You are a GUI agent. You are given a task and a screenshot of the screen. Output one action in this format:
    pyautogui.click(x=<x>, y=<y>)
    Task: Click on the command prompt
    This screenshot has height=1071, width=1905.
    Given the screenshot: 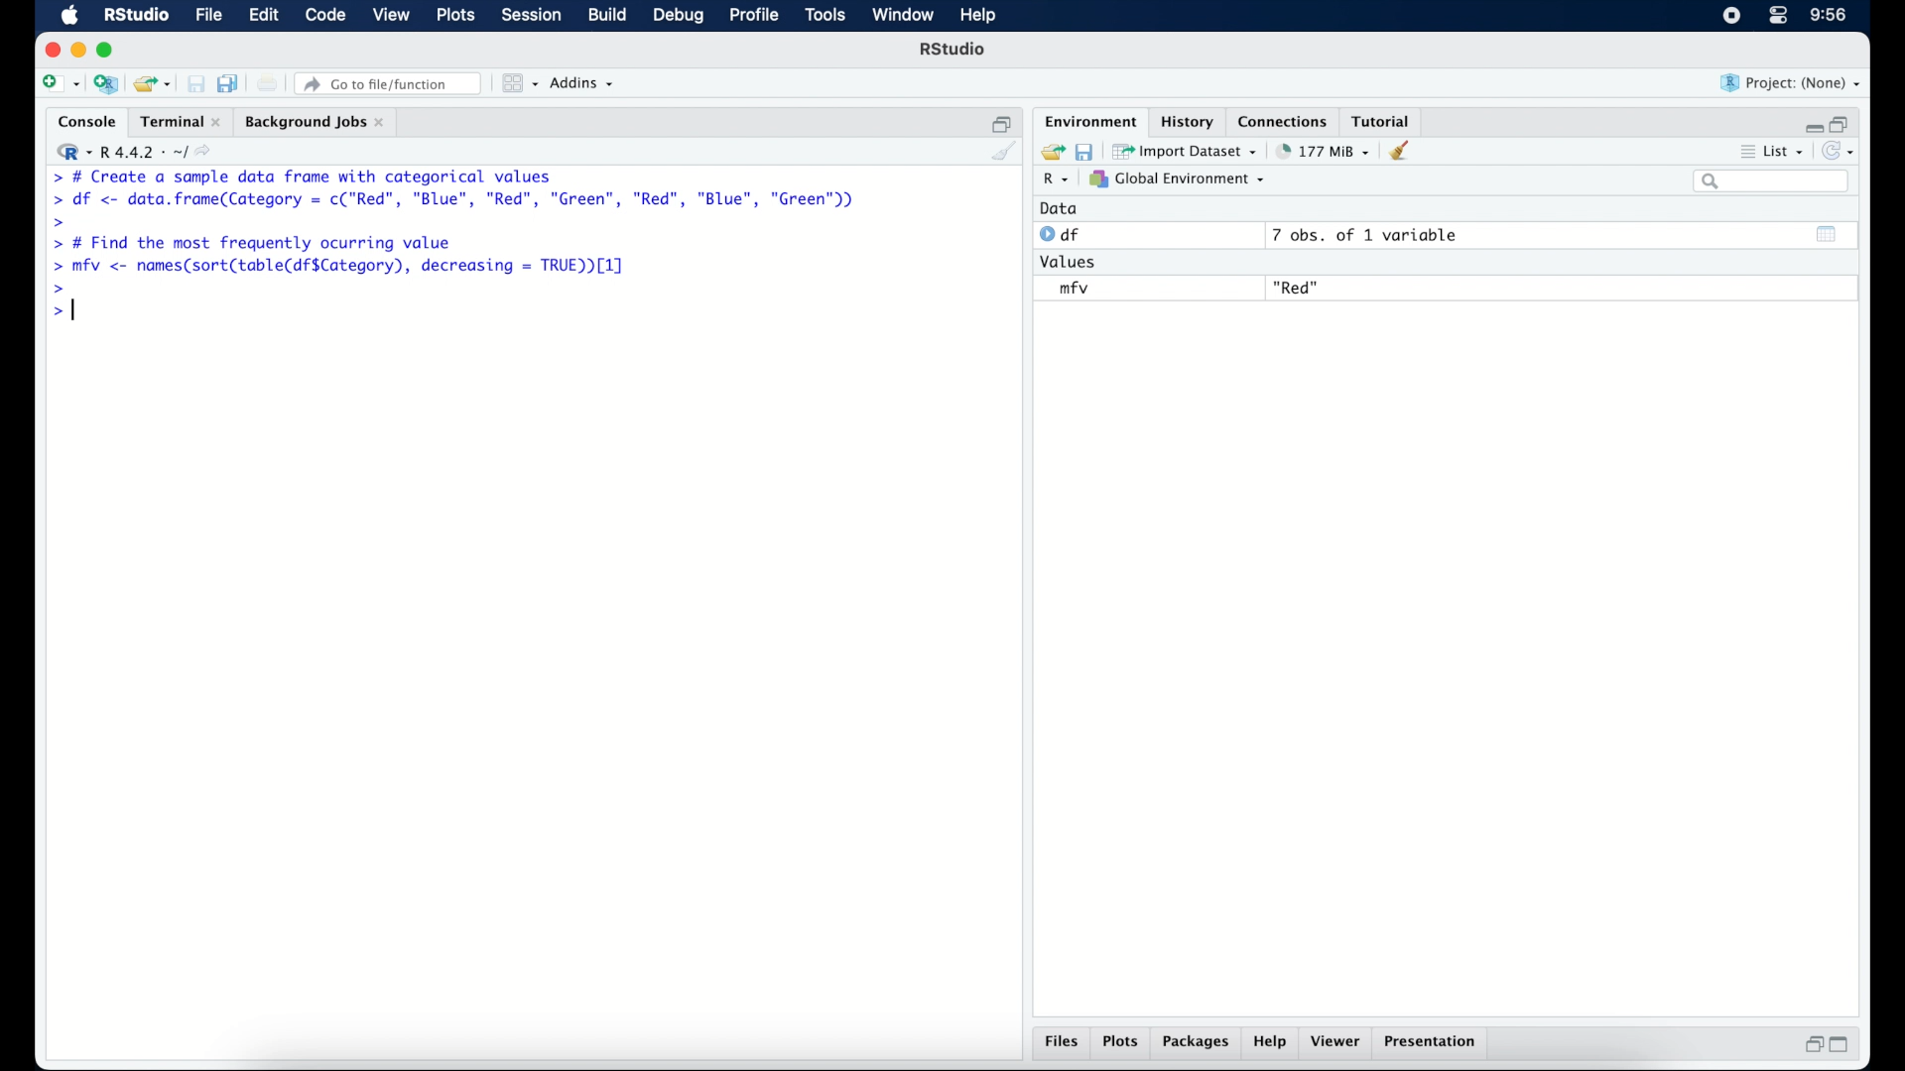 What is the action you would take?
    pyautogui.click(x=60, y=221)
    